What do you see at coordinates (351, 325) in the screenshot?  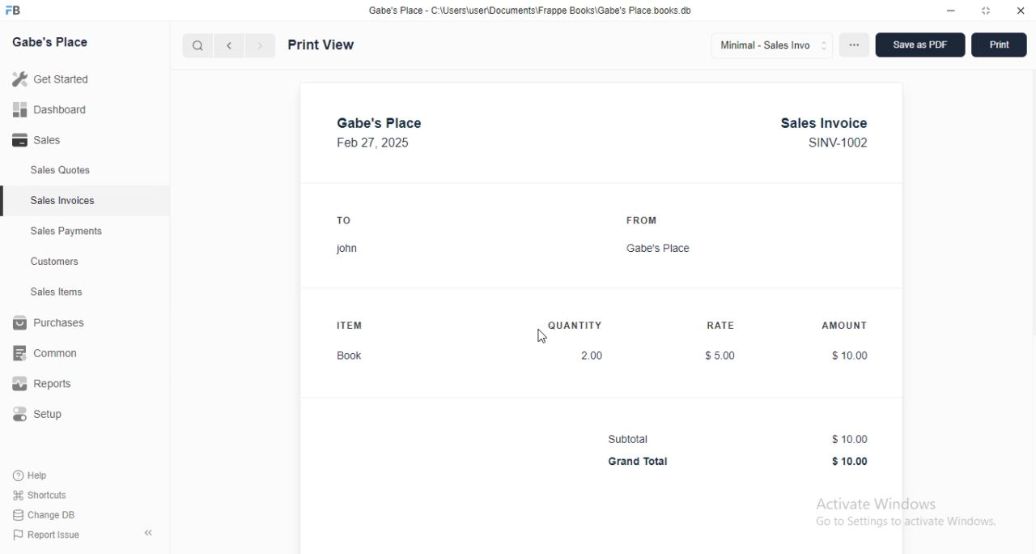 I see `ITEM` at bounding box center [351, 325].